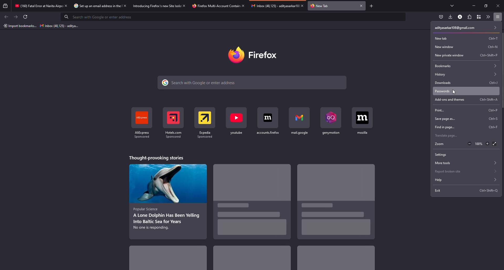  What do you see at coordinates (243, 6) in the screenshot?
I see `close` at bounding box center [243, 6].